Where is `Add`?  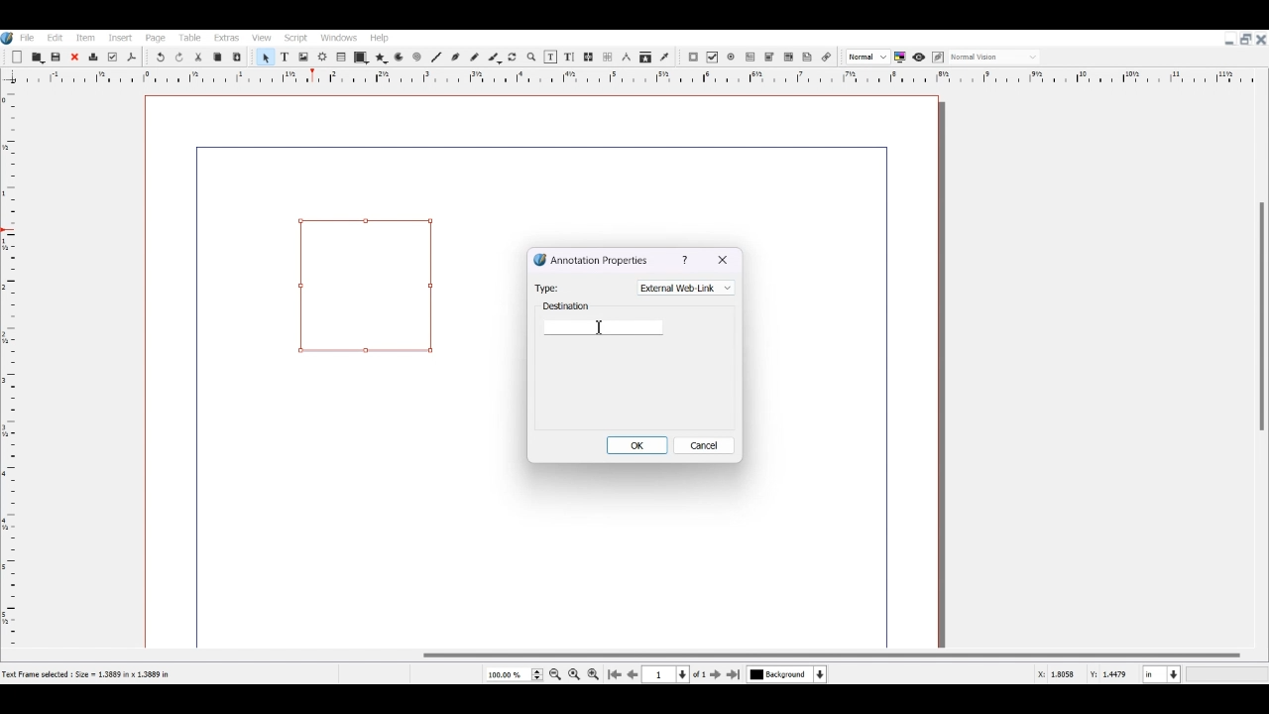 Add is located at coordinates (17, 58).